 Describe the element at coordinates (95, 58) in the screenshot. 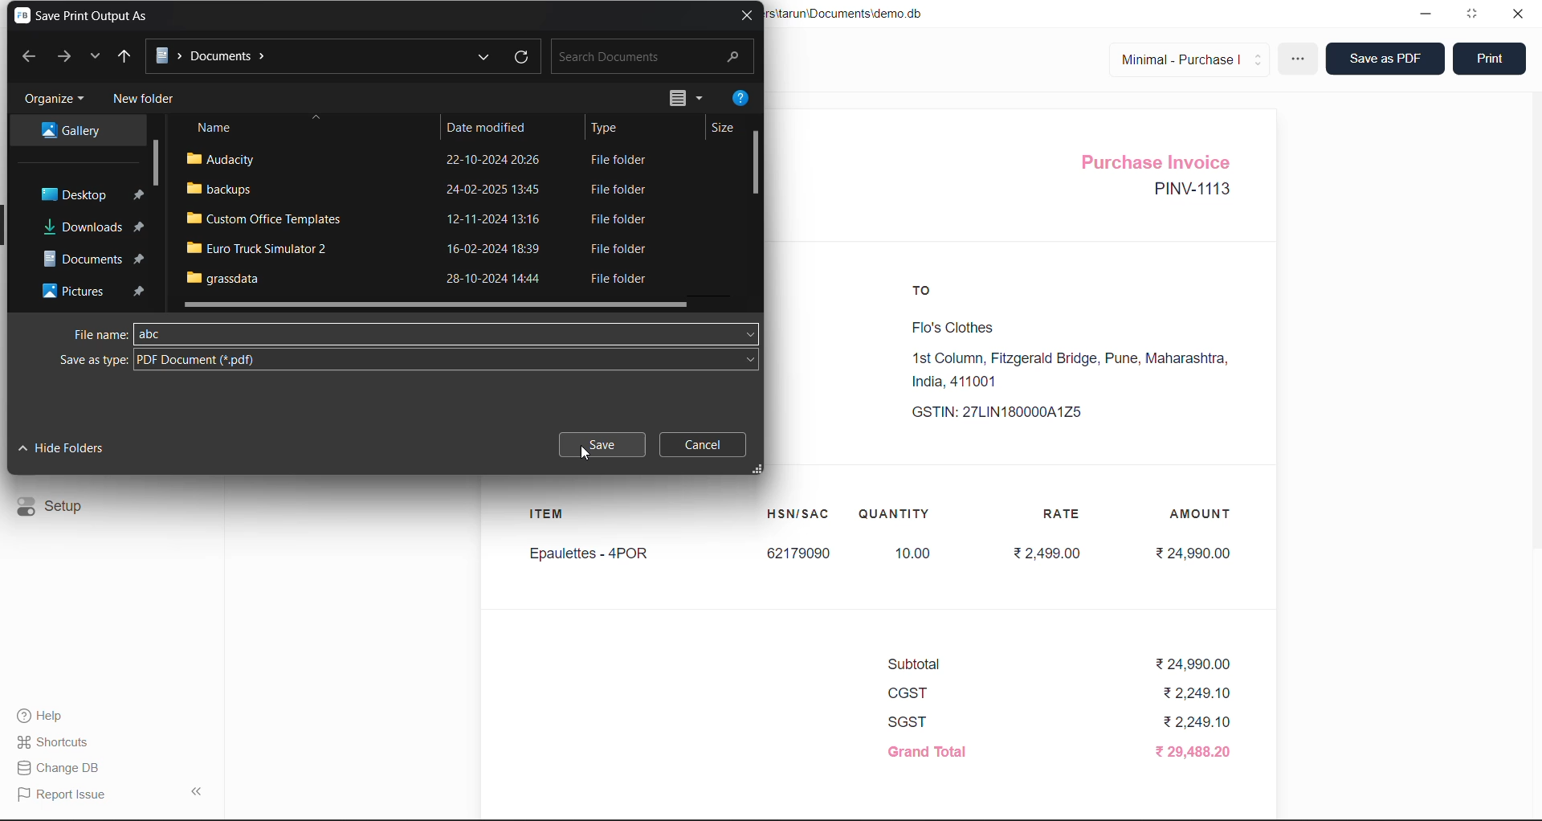

I see `recent locations` at that location.